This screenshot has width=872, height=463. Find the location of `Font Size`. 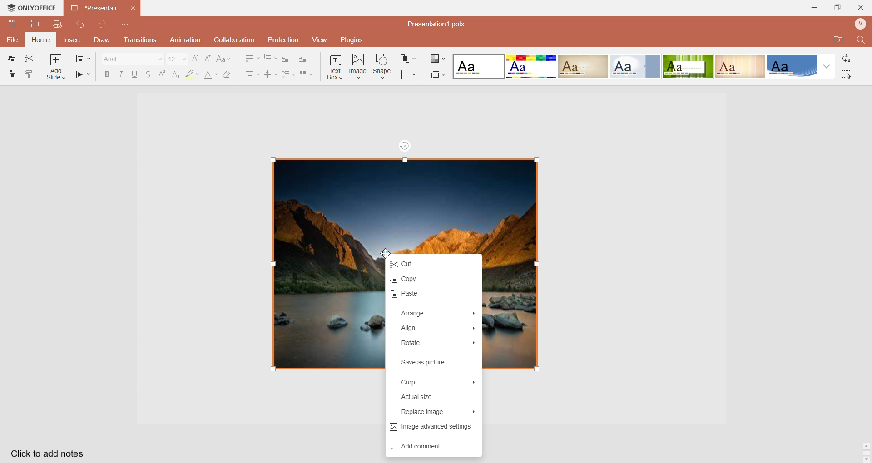

Font Size is located at coordinates (177, 59).